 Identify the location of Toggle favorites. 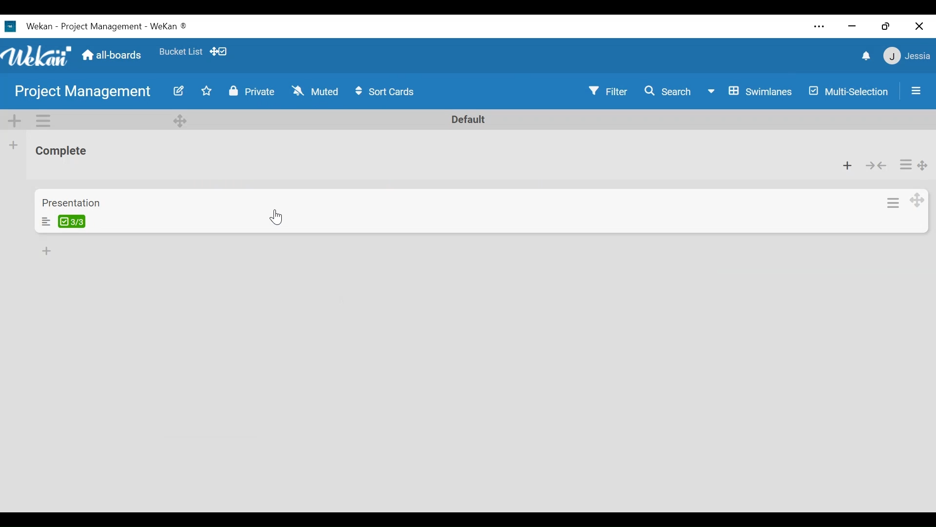
(180, 52).